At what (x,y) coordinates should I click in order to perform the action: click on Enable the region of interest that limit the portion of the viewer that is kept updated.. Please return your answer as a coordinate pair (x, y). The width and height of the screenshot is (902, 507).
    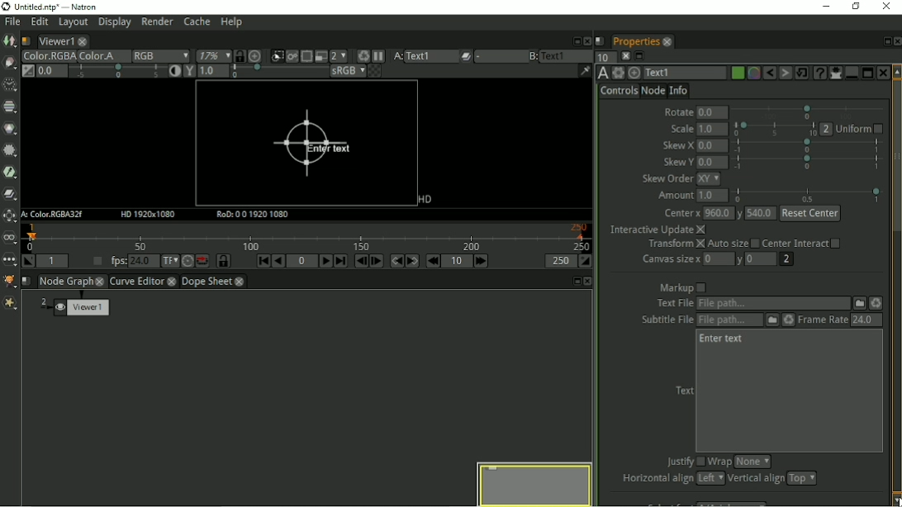
    Looking at the image, I should click on (306, 54).